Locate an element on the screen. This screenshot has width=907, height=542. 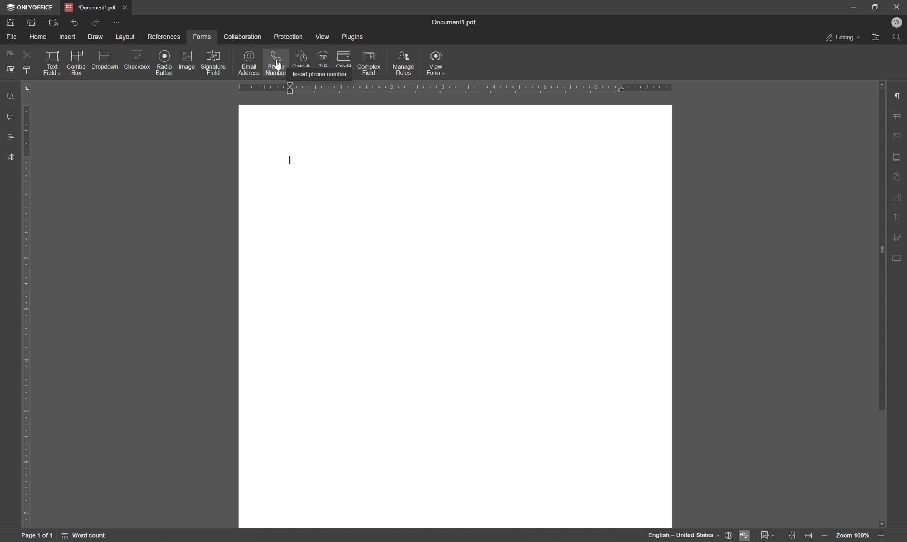
fit to width is located at coordinates (808, 535).